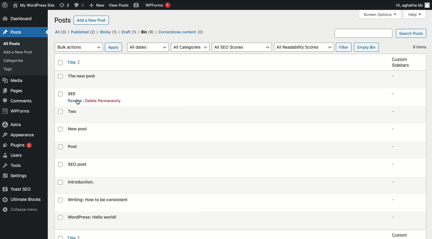 This screenshot has height=239, width=432. I want to click on Plugins, so click(17, 145).